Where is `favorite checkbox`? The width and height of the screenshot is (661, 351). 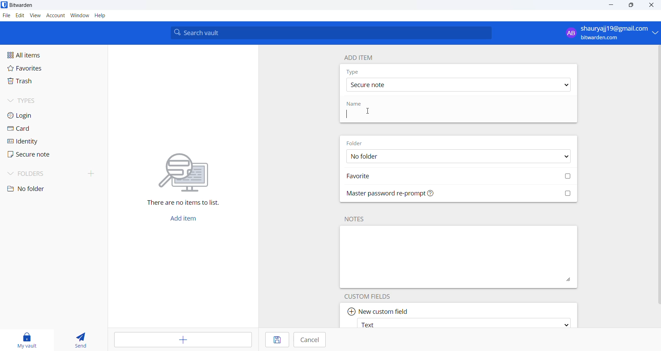
favorite checkbox is located at coordinates (460, 177).